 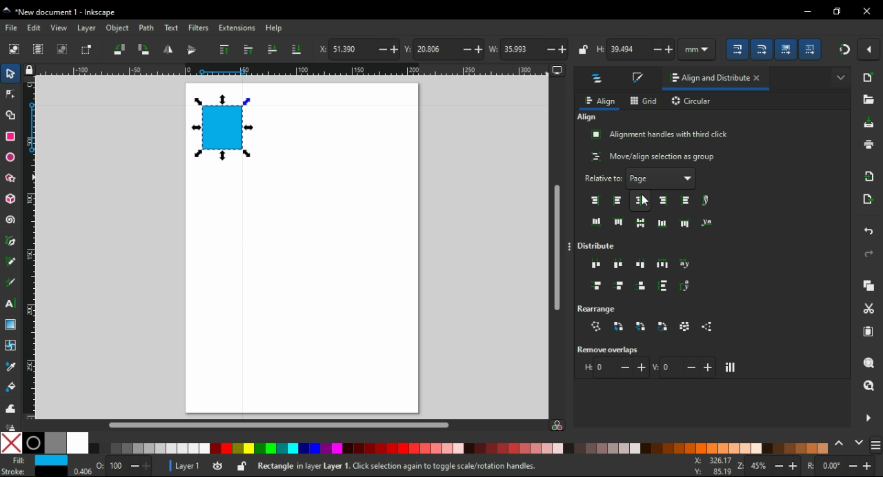 I want to click on options, so click(x=571, y=247).